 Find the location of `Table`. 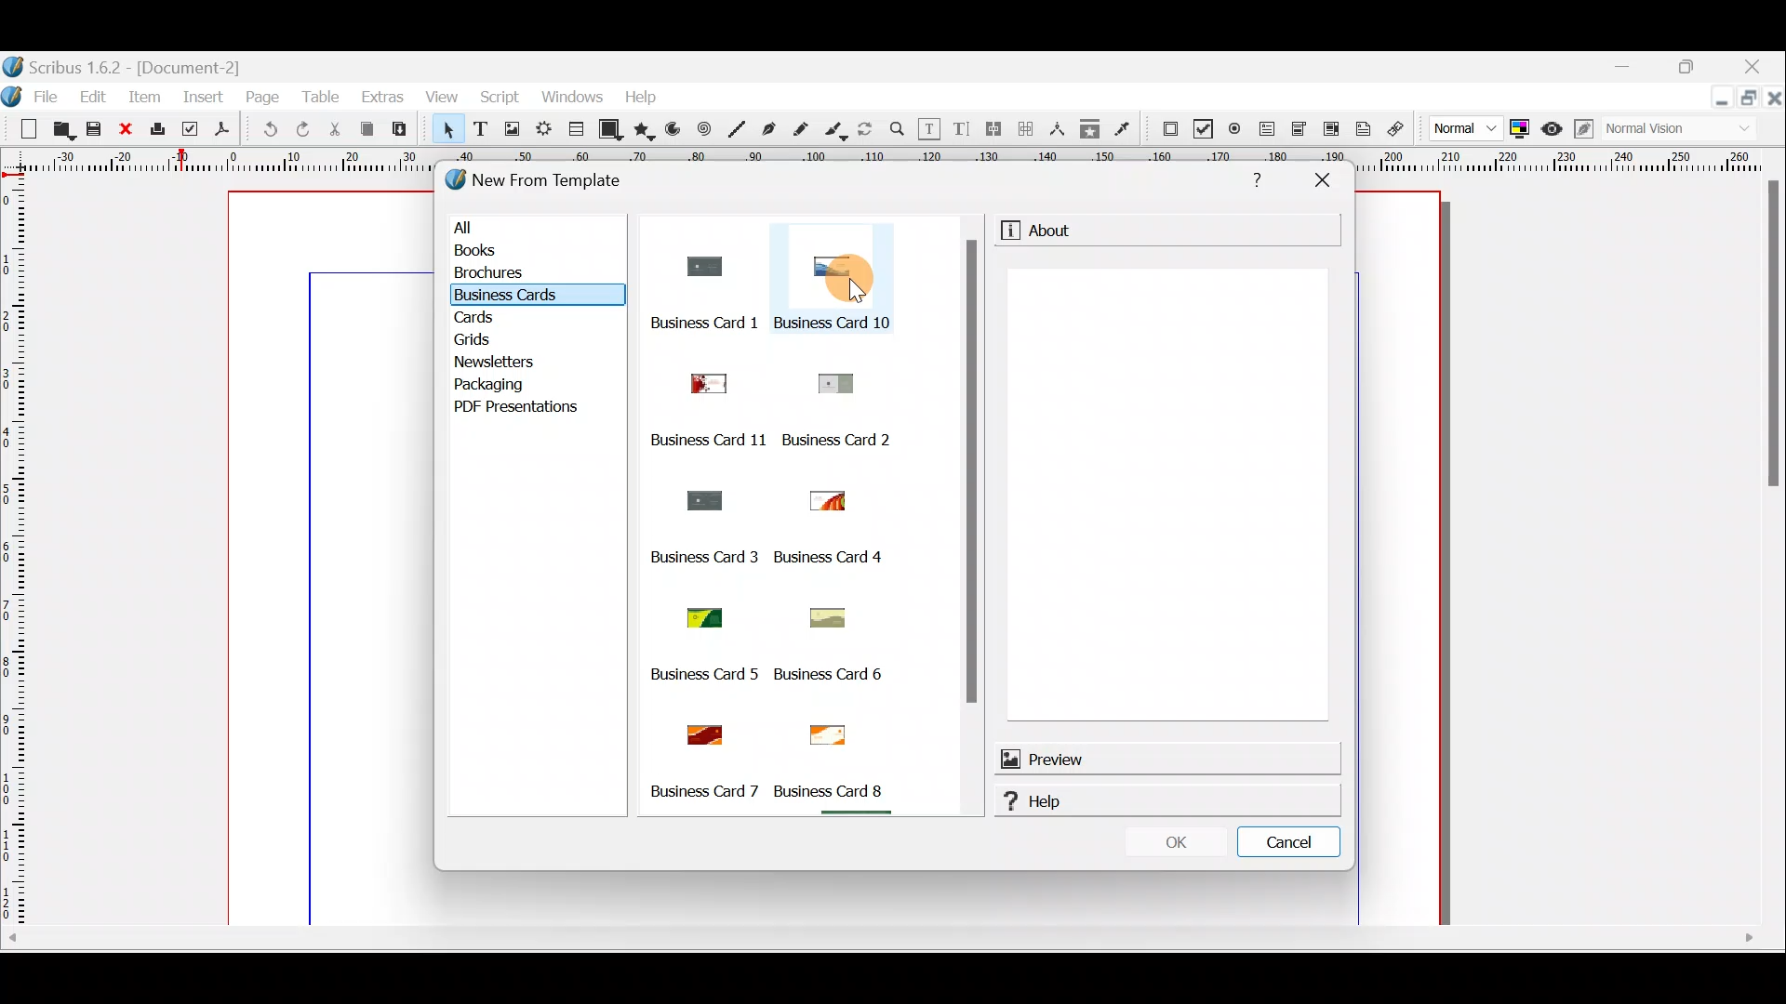

Table is located at coordinates (325, 96).